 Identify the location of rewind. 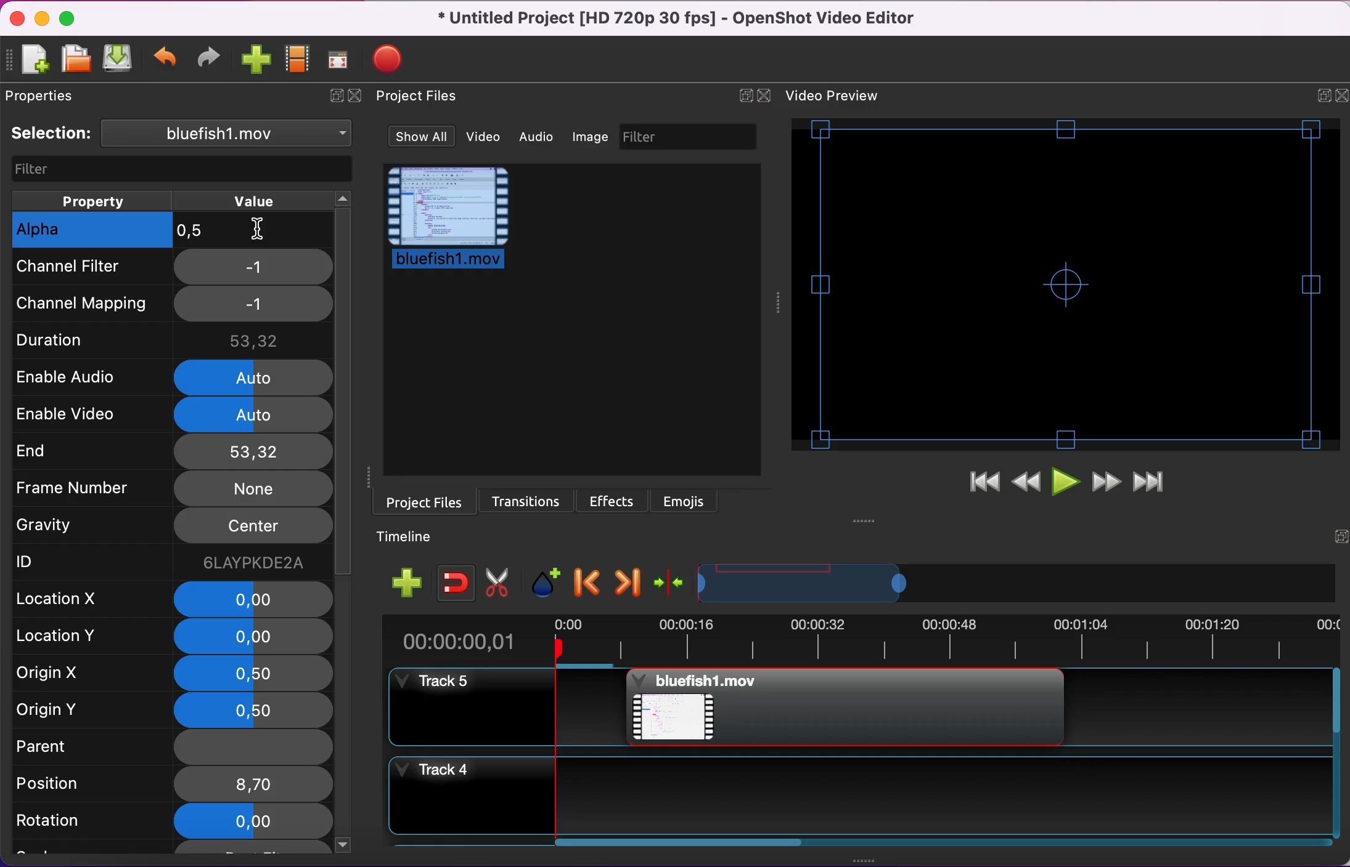
(1027, 482).